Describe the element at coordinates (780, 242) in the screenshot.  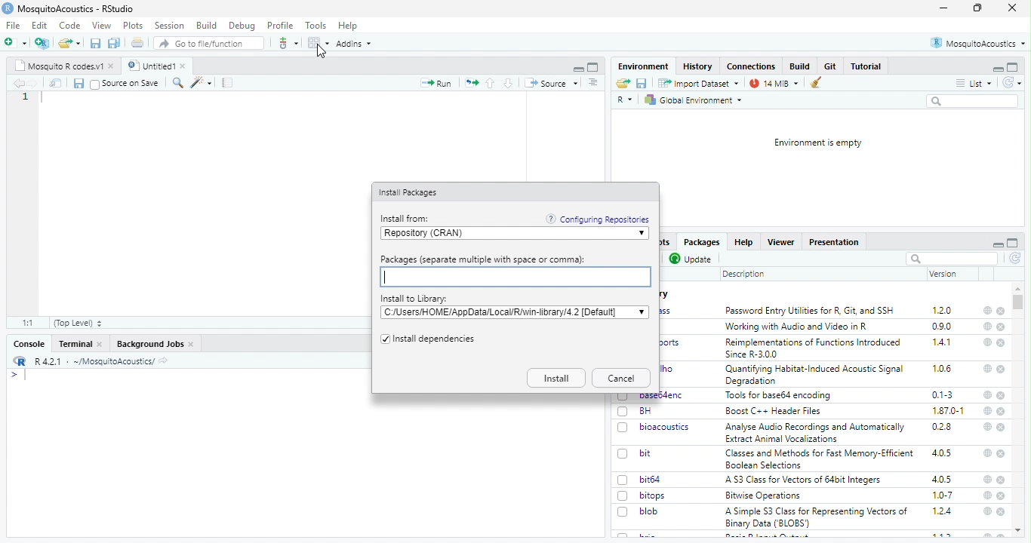
I see `Viewer` at that location.